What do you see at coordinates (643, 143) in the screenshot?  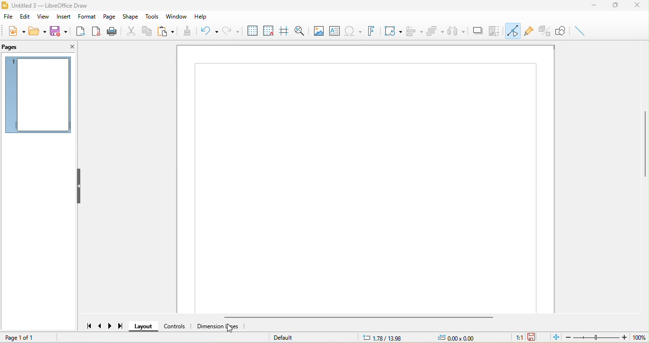 I see `vertical scroll bar` at bounding box center [643, 143].